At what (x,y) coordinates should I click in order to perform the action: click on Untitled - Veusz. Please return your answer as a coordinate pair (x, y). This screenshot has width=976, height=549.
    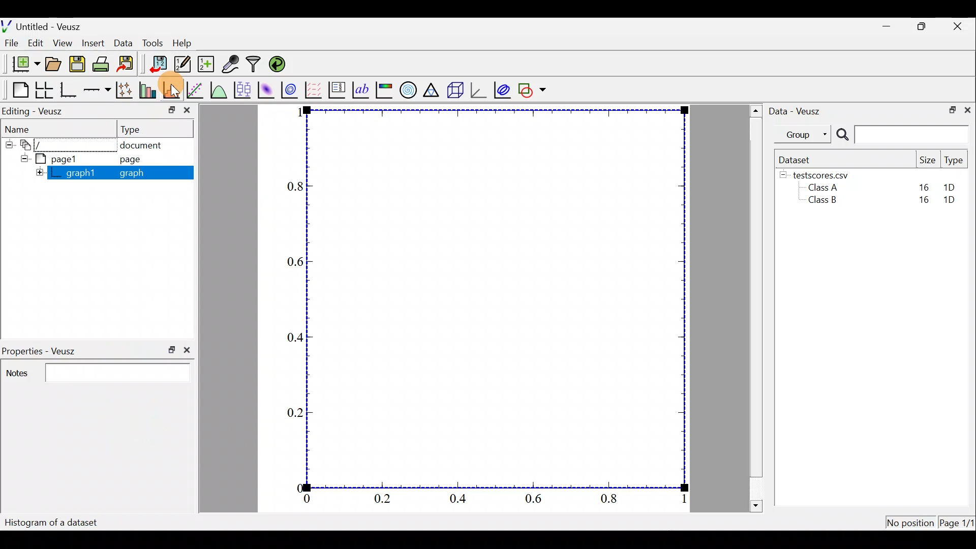
    Looking at the image, I should click on (45, 25).